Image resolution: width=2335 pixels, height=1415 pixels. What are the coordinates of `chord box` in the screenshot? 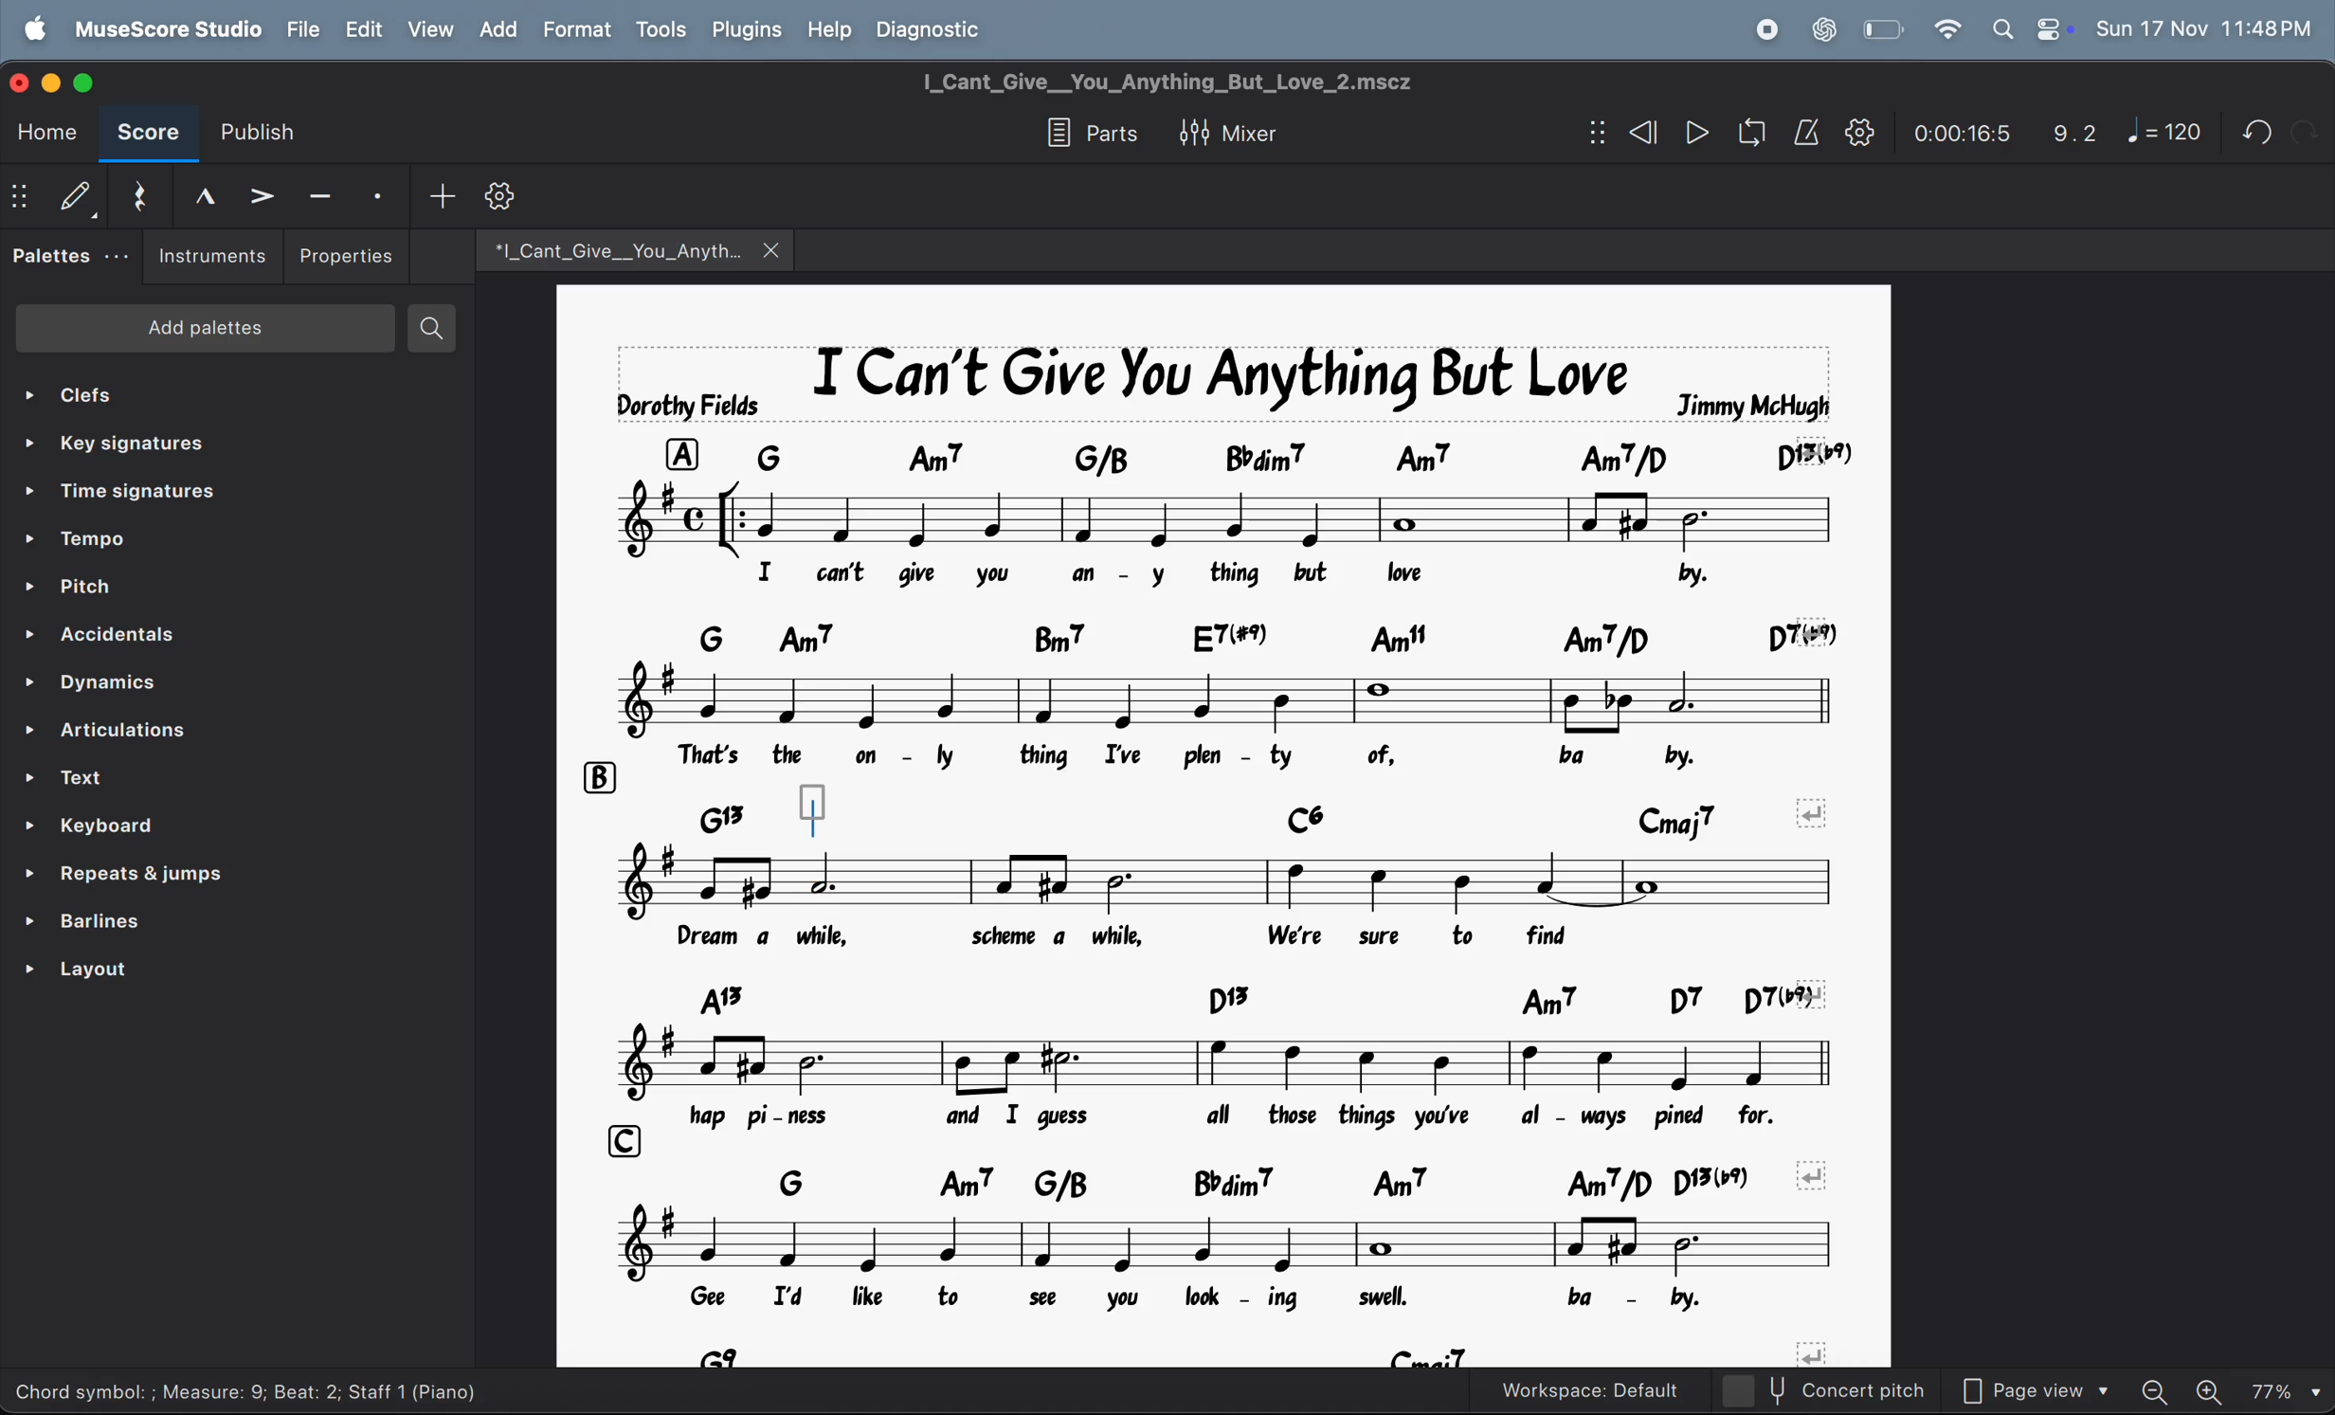 It's located at (809, 802).